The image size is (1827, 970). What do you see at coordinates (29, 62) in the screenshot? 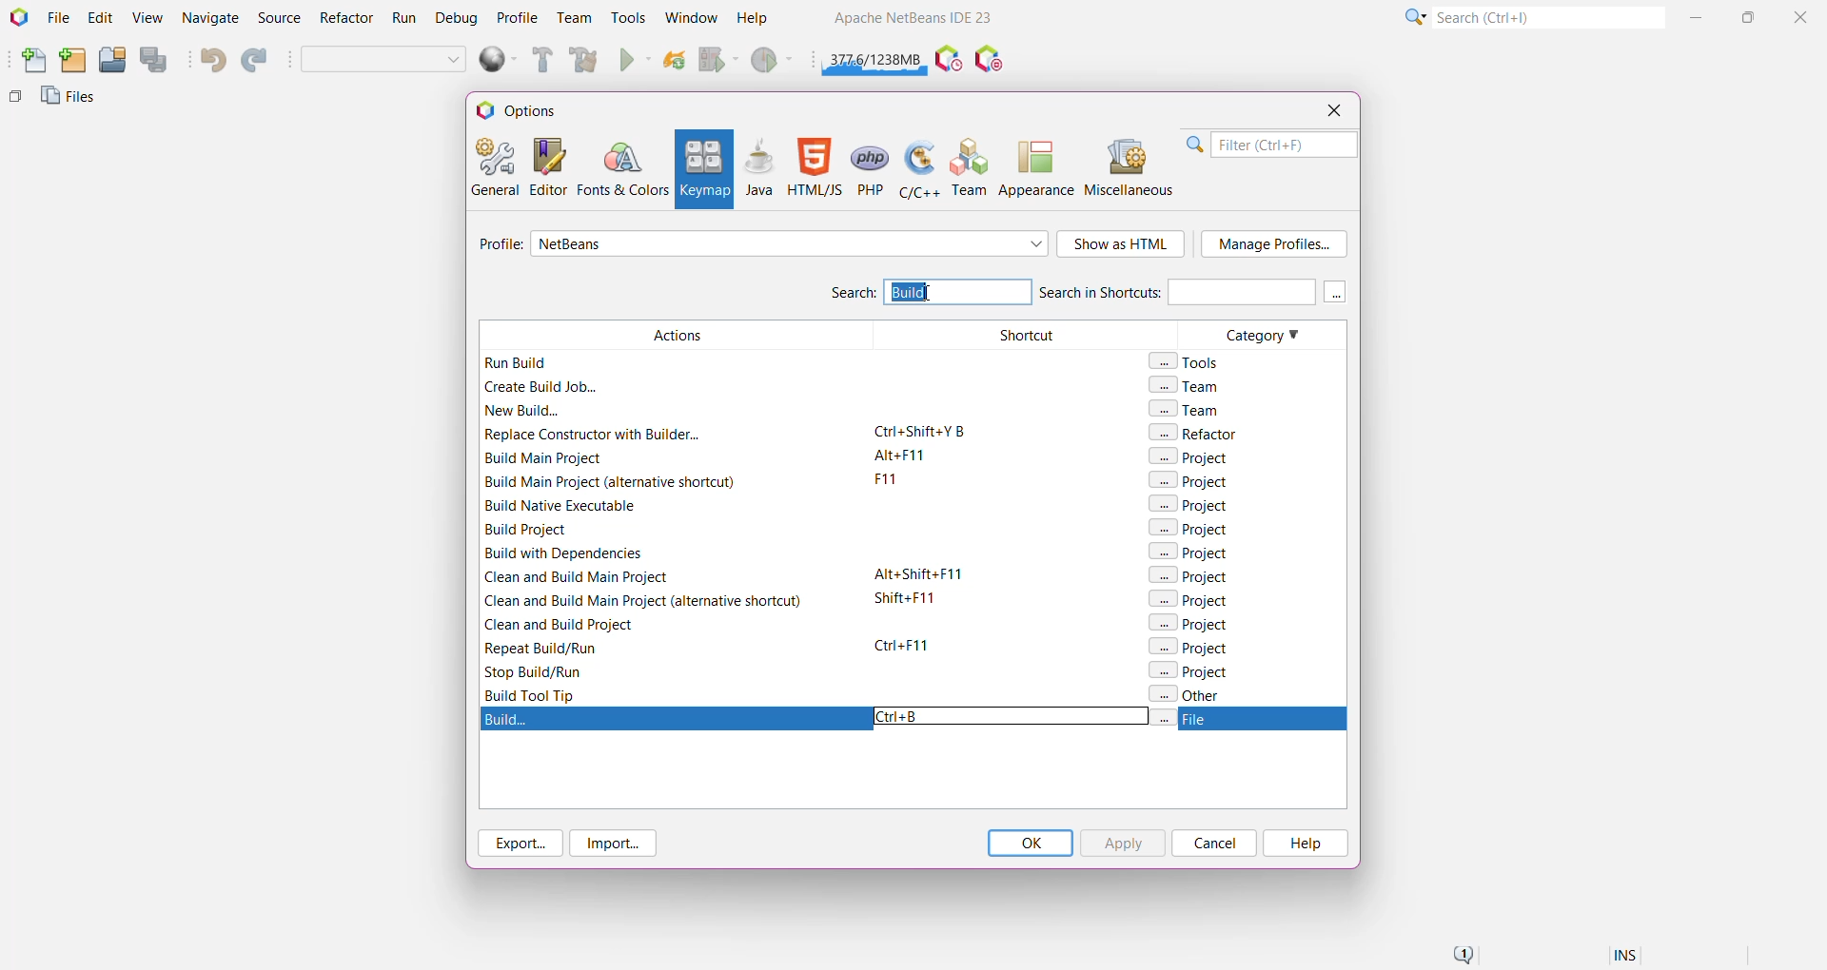
I see `New File` at bounding box center [29, 62].